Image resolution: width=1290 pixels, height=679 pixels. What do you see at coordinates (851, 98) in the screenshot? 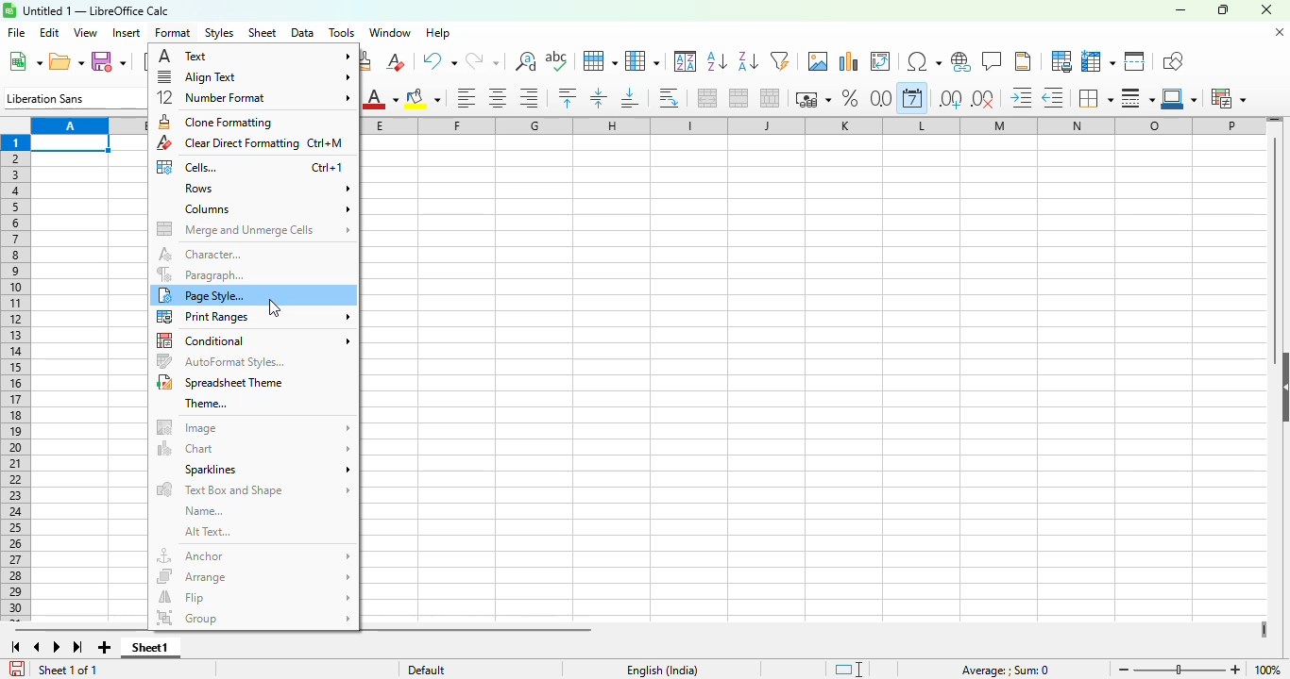
I see `format as percent` at bounding box center [851, 98].